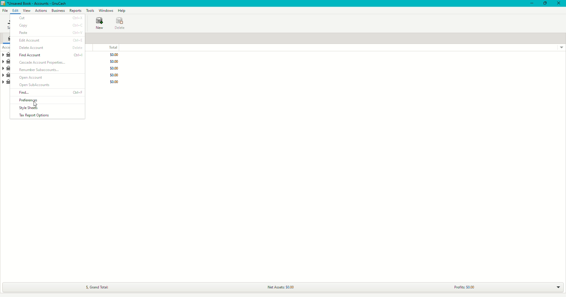 This screenshot has width=566, height=297. I want to click on Grand Total, so click(99, 286).